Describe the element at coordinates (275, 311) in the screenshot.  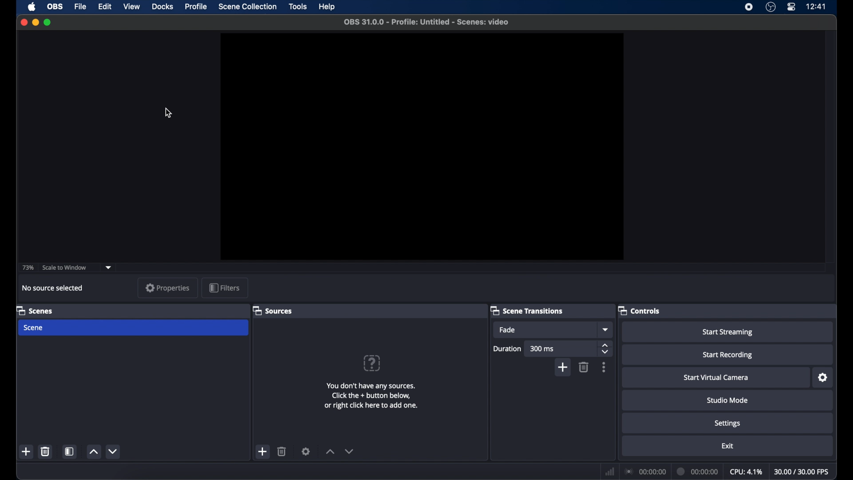
I see `sources` at that location.